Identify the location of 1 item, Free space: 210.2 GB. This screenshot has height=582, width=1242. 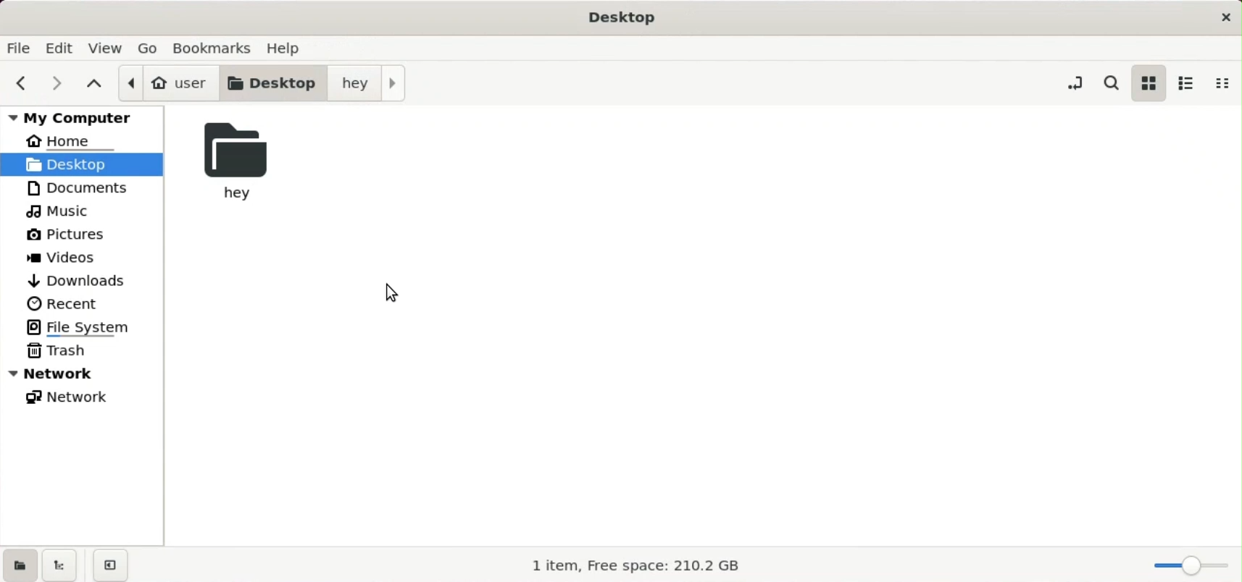
(641, 567).